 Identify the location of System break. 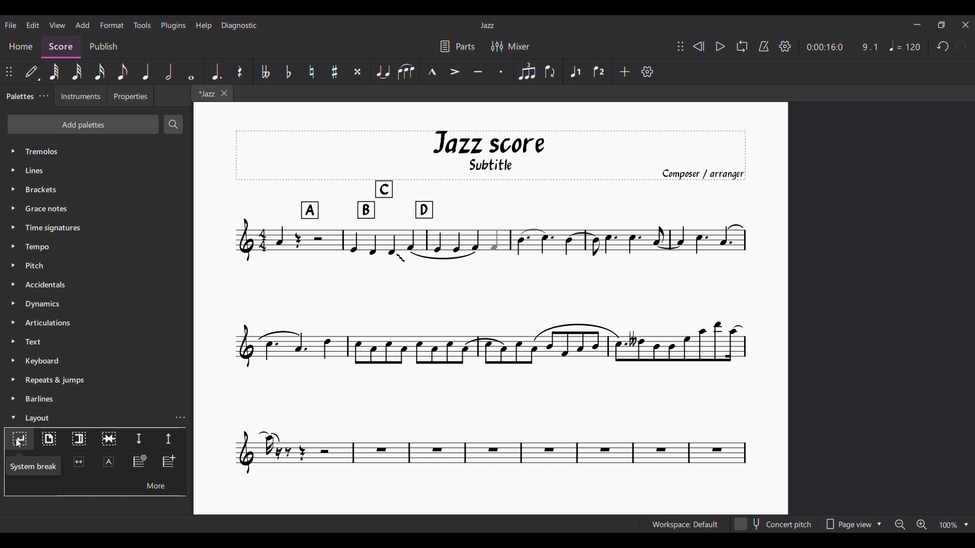
(34, 466).